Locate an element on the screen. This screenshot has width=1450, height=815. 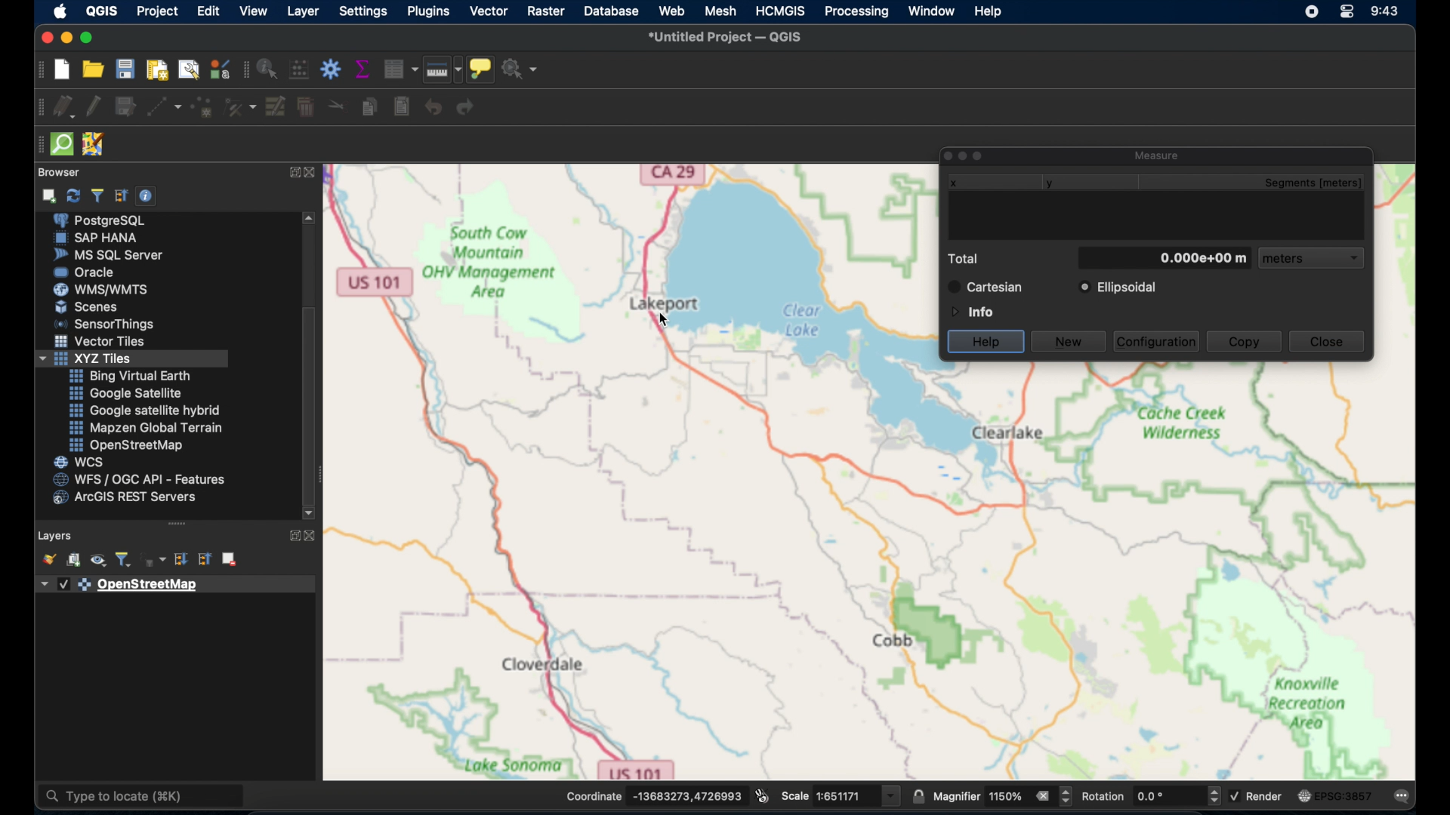
project is located at coordinates (158, 10).